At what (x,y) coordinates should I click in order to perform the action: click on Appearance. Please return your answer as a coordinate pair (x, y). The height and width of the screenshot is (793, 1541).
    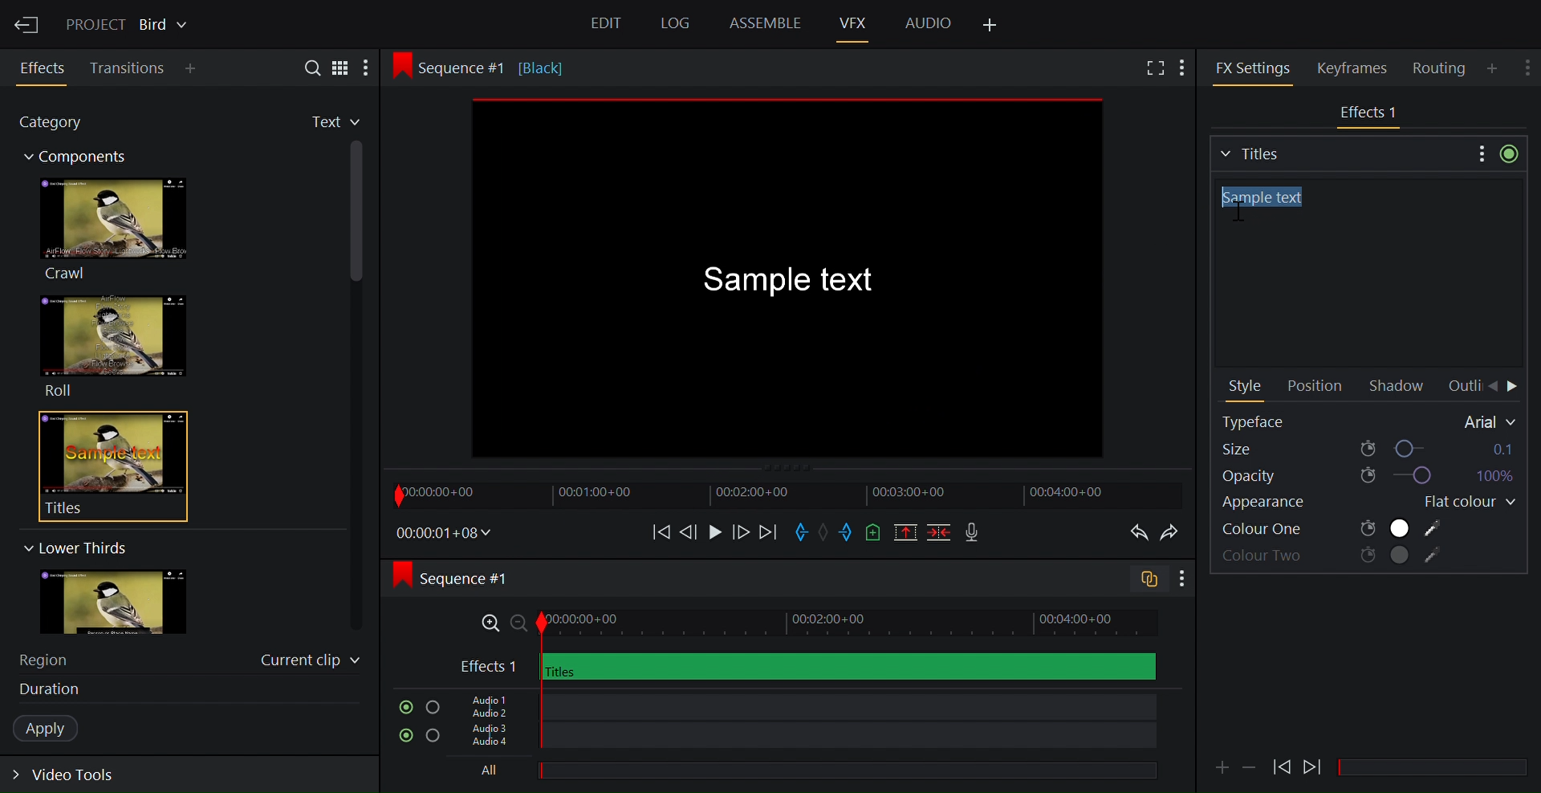
    Looking at the image, I should click on (1283, 505).